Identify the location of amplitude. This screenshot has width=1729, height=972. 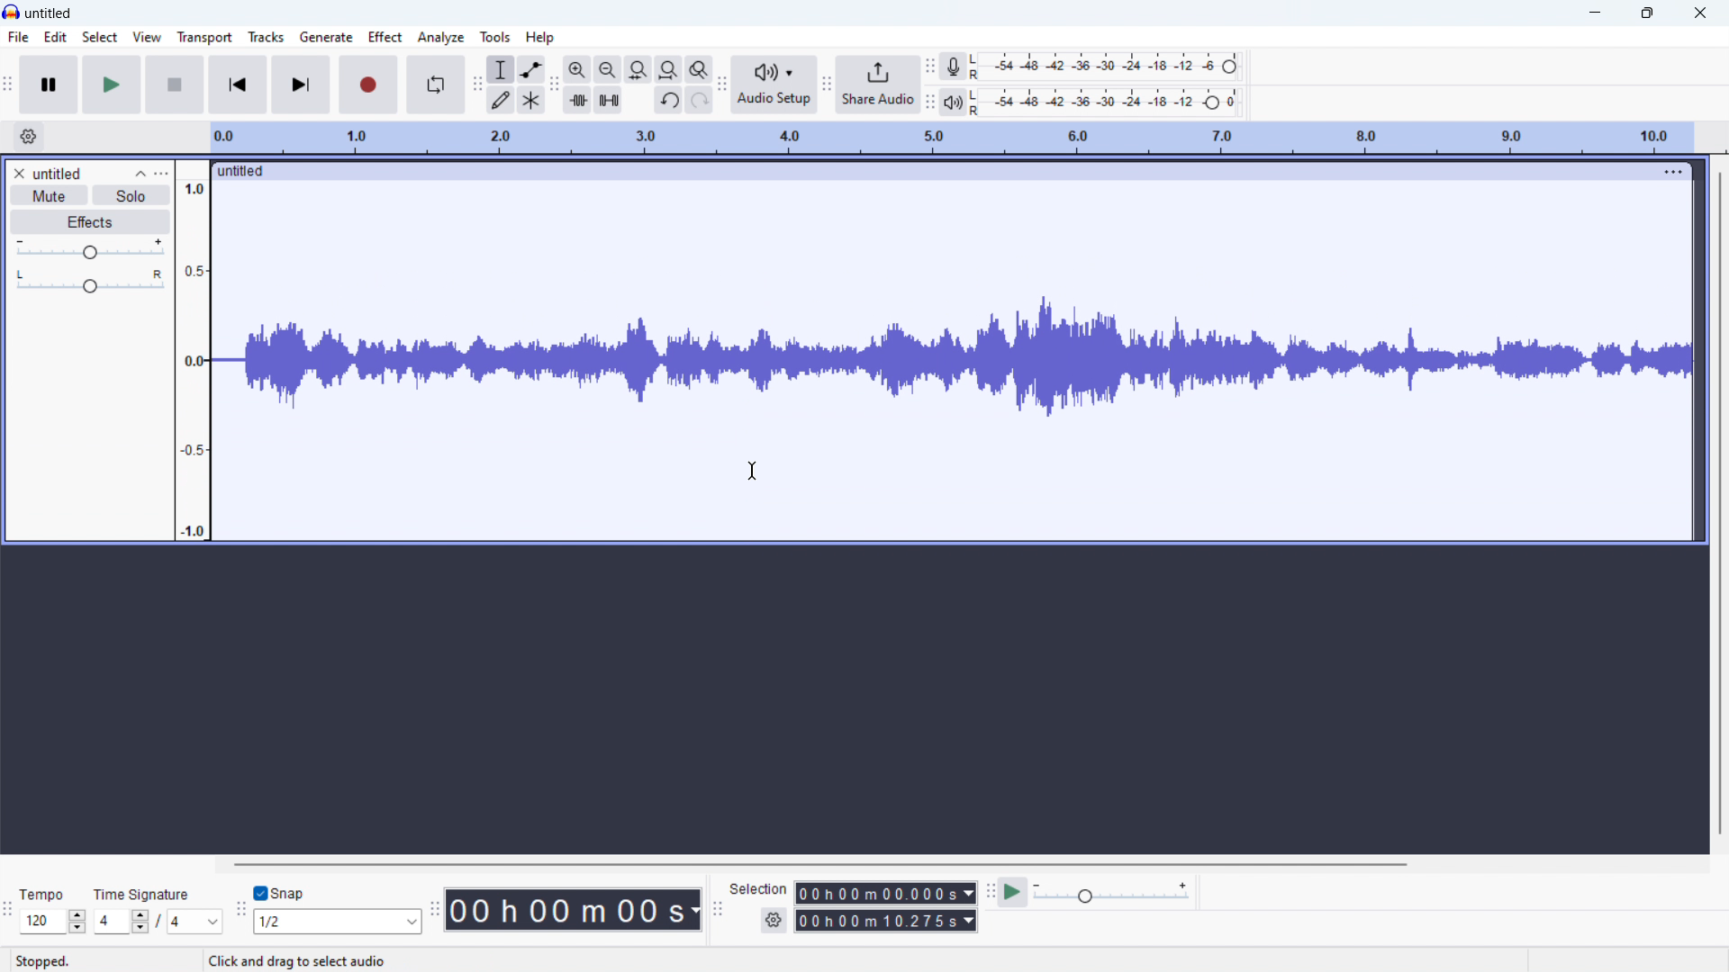
(191, 349).